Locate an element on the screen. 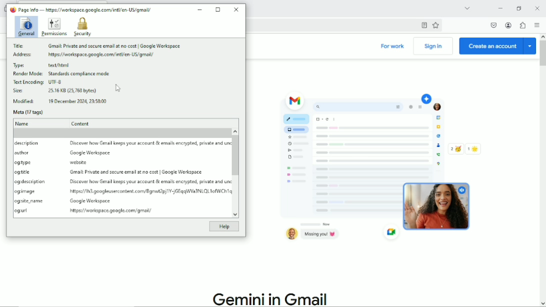 This screenshot has width=546, height=307. author is located at coordinates (22, 153).